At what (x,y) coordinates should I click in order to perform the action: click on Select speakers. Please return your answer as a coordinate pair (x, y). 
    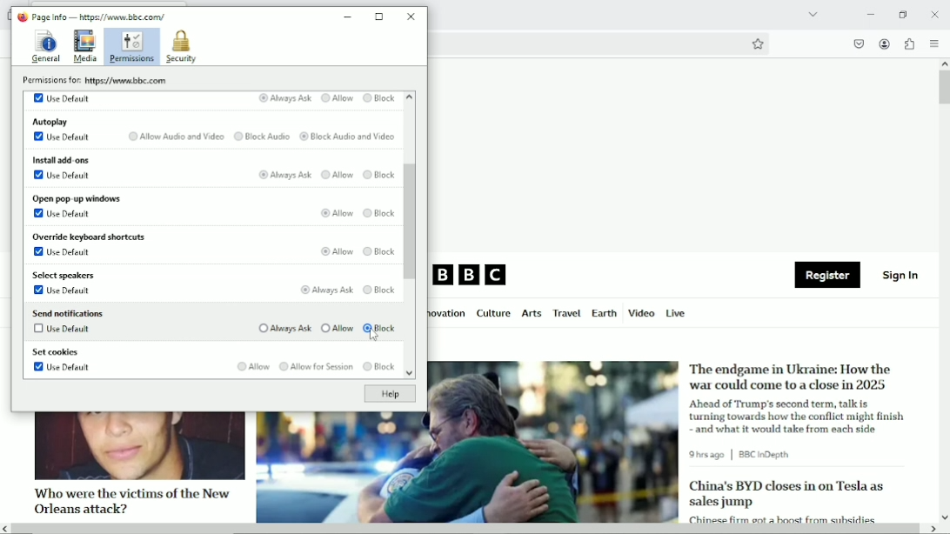
    Looking at the image, I should click on (65, 276).